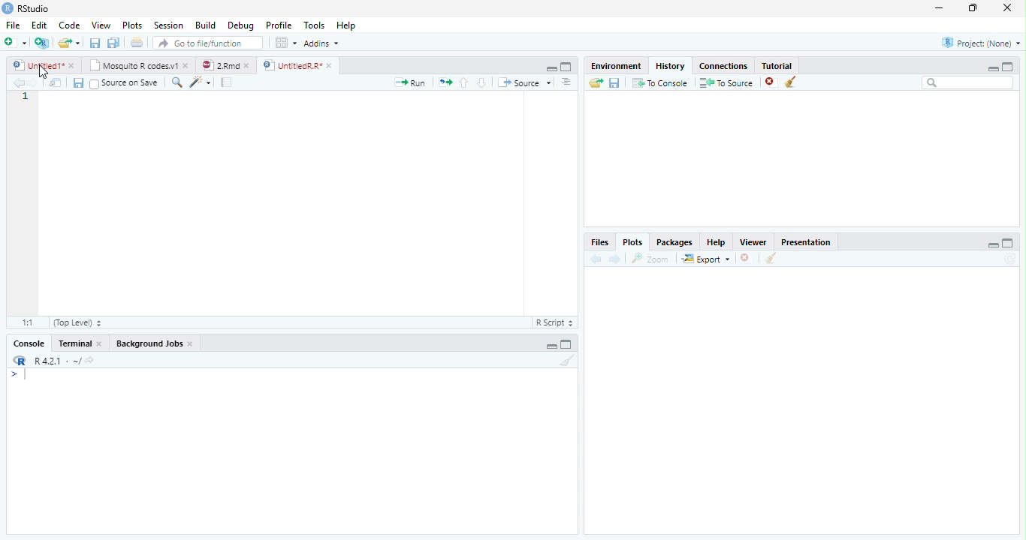 The height and width of the screenshot is (540, 1026). I want to click on Help, so click(346, 25).